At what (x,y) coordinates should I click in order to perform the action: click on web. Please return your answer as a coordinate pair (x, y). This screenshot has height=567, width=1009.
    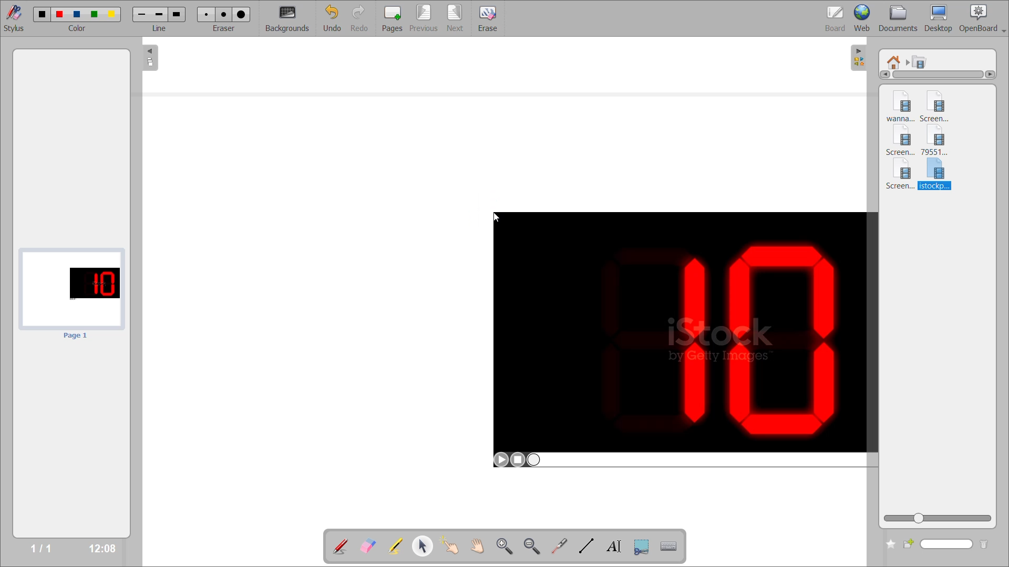
    Looking at the image, I should click on (864, 16).